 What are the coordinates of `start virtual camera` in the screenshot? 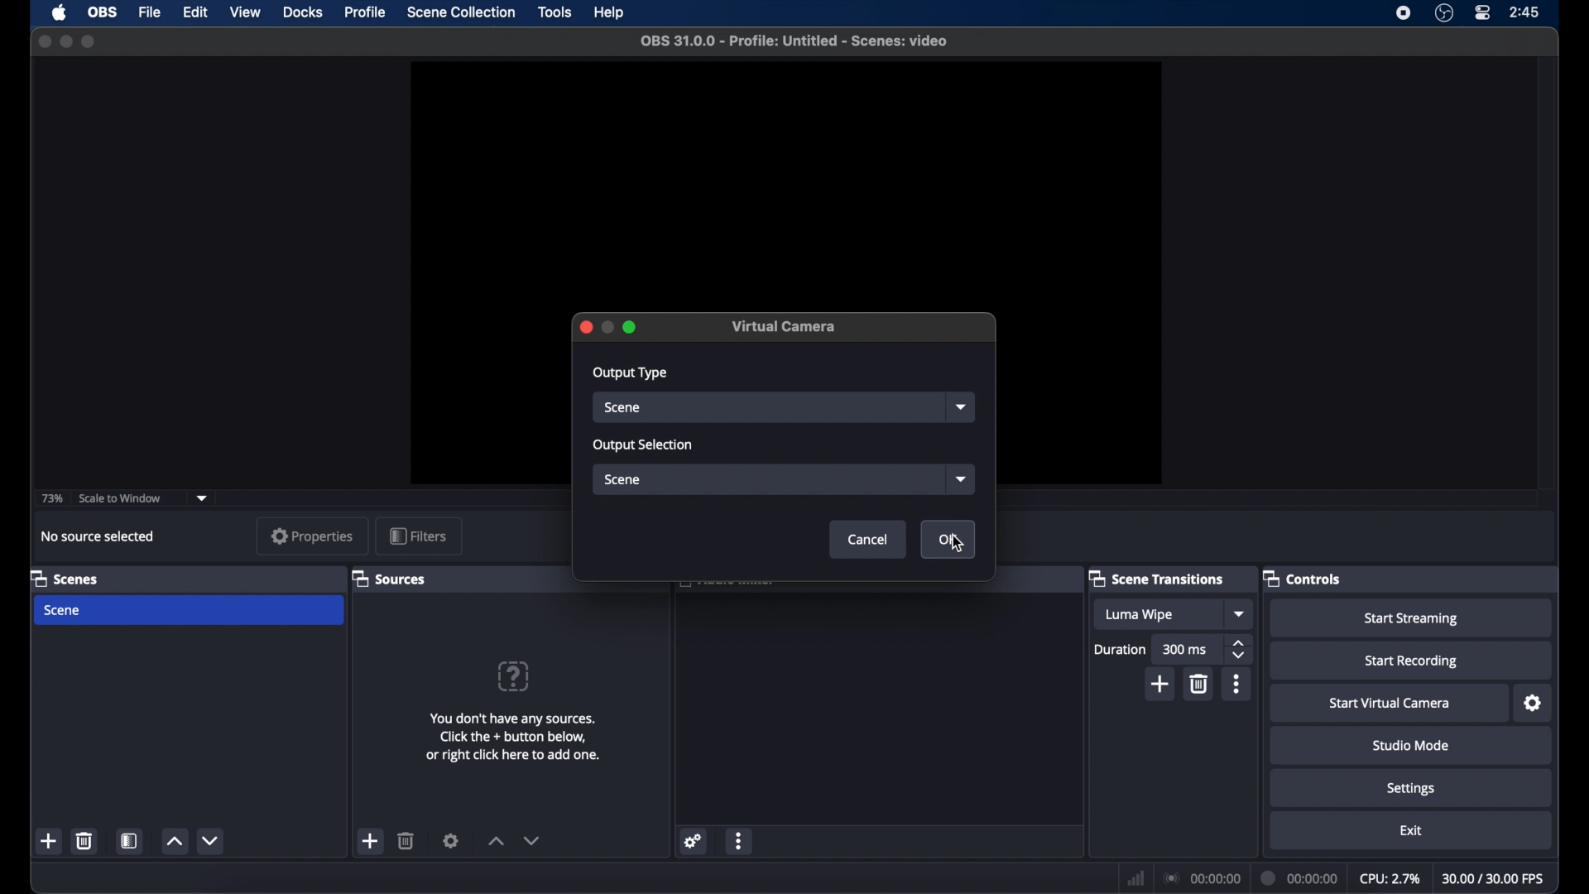 It's located at (1390, 704).